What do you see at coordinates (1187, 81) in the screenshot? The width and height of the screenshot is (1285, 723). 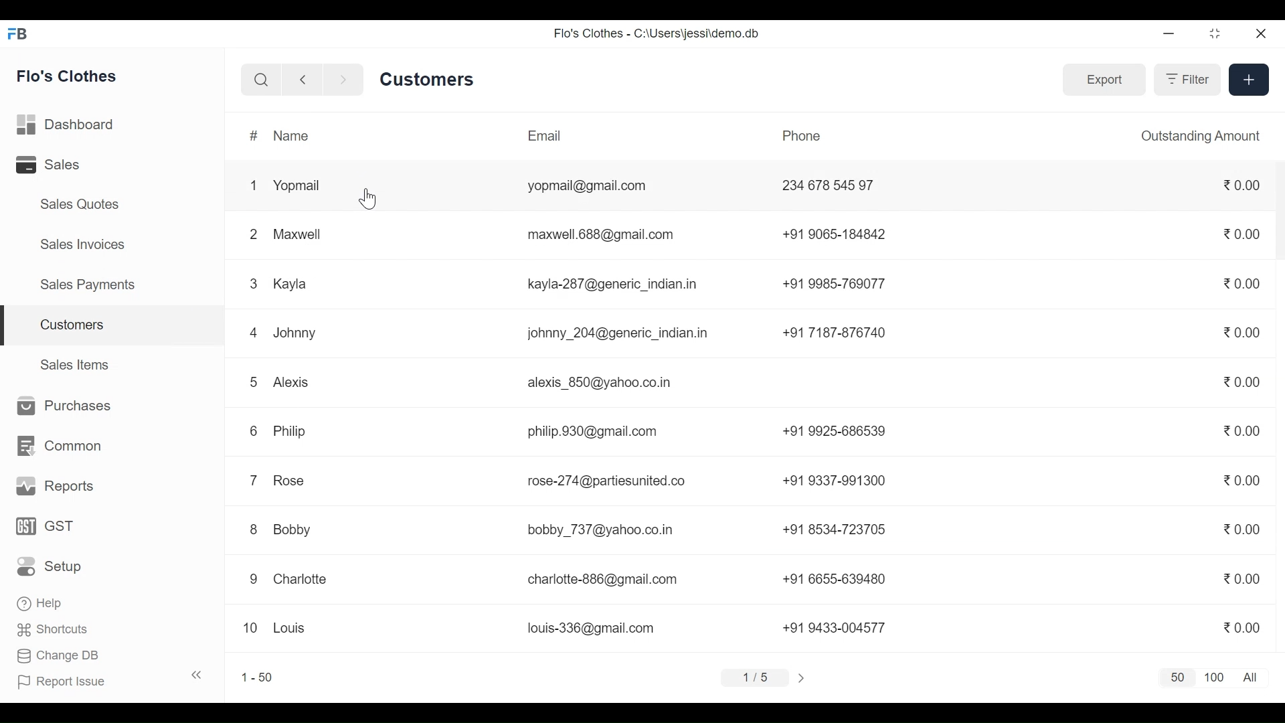 I see `Filter` at bounding box center [1187, 81].